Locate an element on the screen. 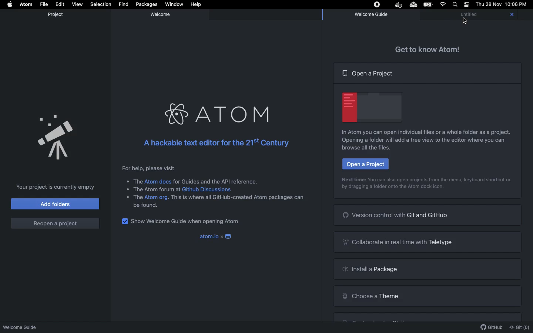 The image size is (533, 333). Instructional text is located at coordinates (368, 149).